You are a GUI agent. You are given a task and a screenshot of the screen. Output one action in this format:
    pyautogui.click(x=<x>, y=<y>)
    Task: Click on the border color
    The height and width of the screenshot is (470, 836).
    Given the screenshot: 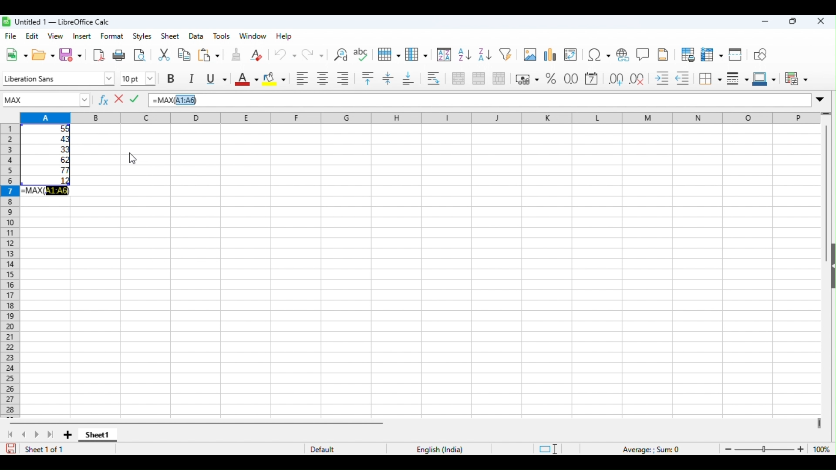 What is the action you would take?
    pyautogui.click(x=764, y=78)
    